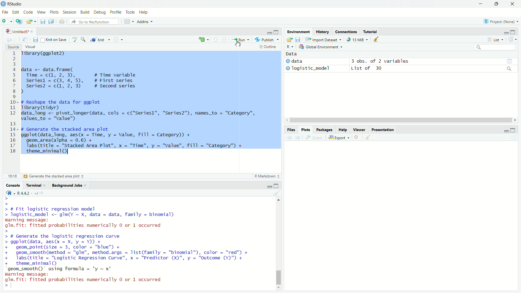 Image resolution: width=521 pixels, height=293 pixels. What do you see at coordinates (513, 31) in the screenshot?
I see `maximise` at bounding box center [513, 31].